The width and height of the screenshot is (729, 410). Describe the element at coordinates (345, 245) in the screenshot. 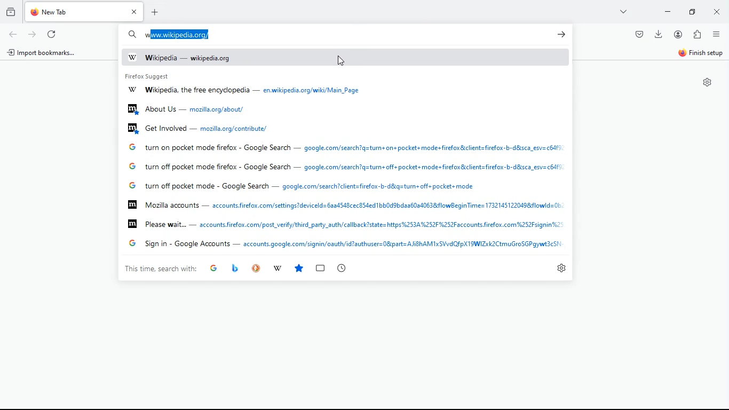

I see `firefox suggestions` at that location.